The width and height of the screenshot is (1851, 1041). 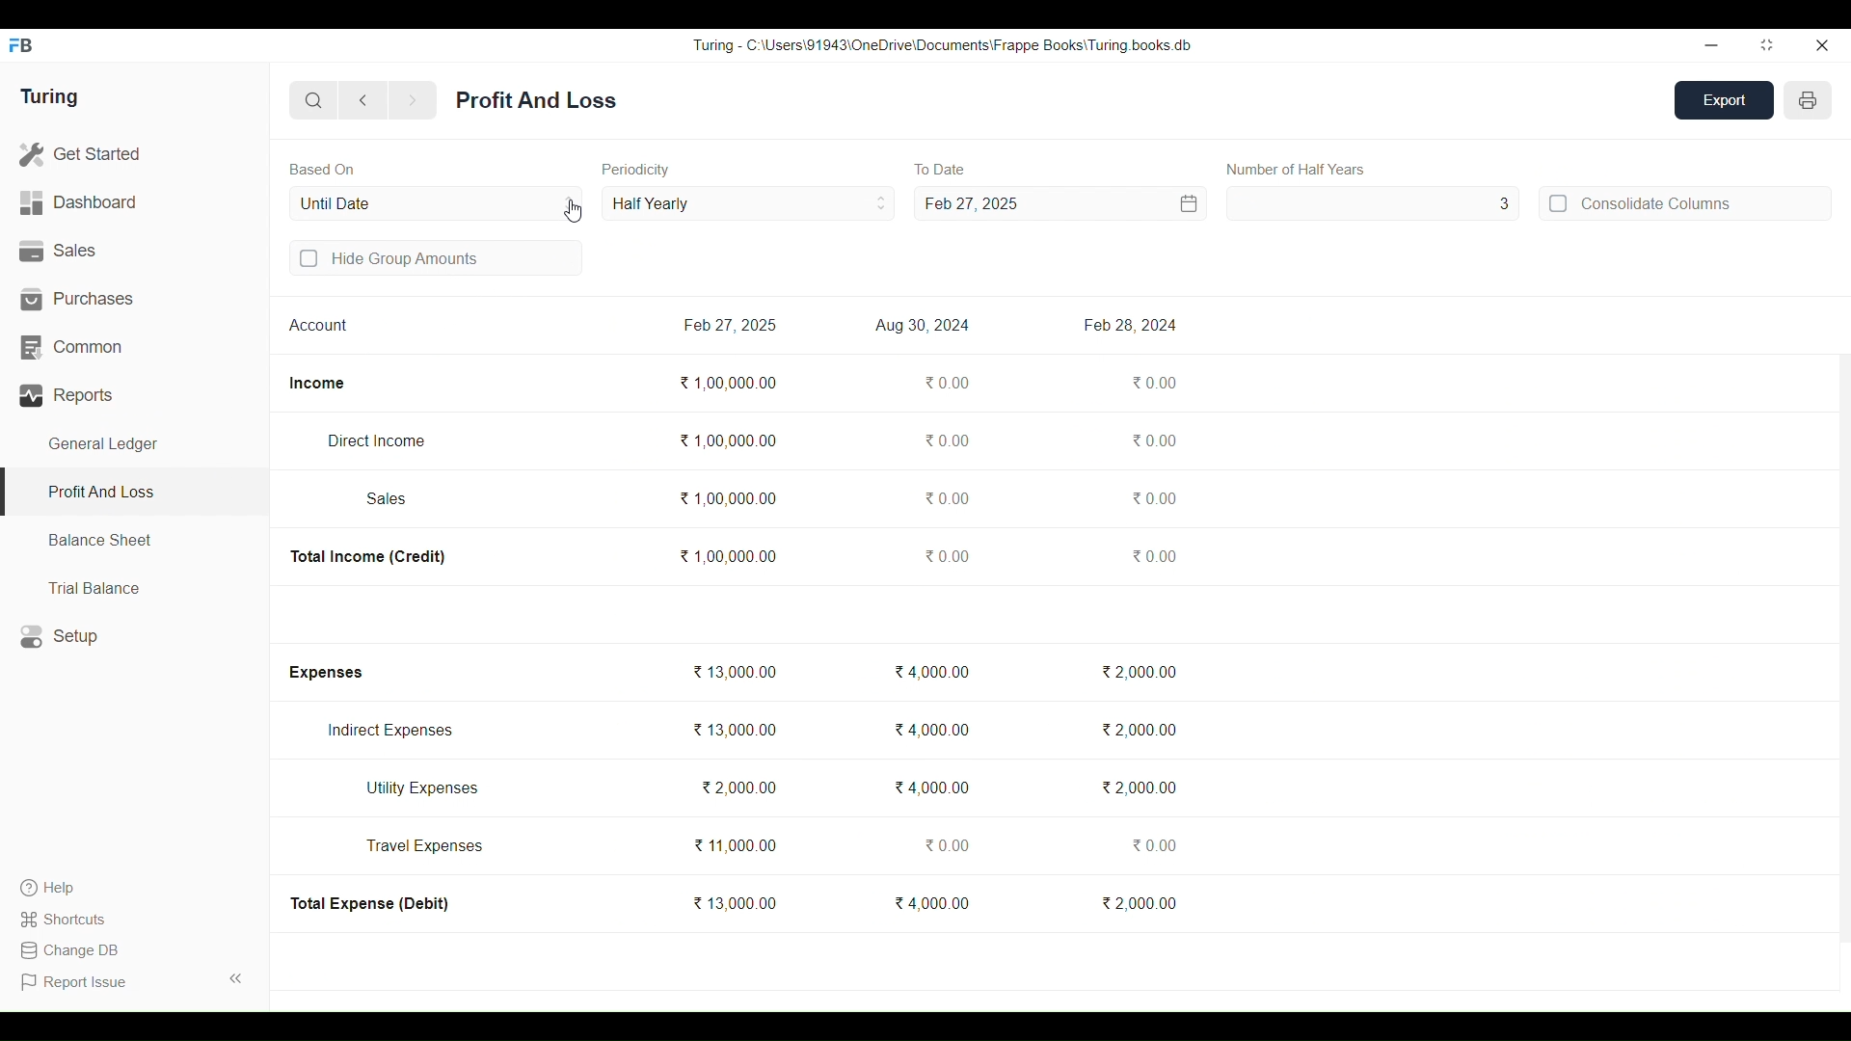 I want to click on 11,000.00, so click(x=734, y=845).